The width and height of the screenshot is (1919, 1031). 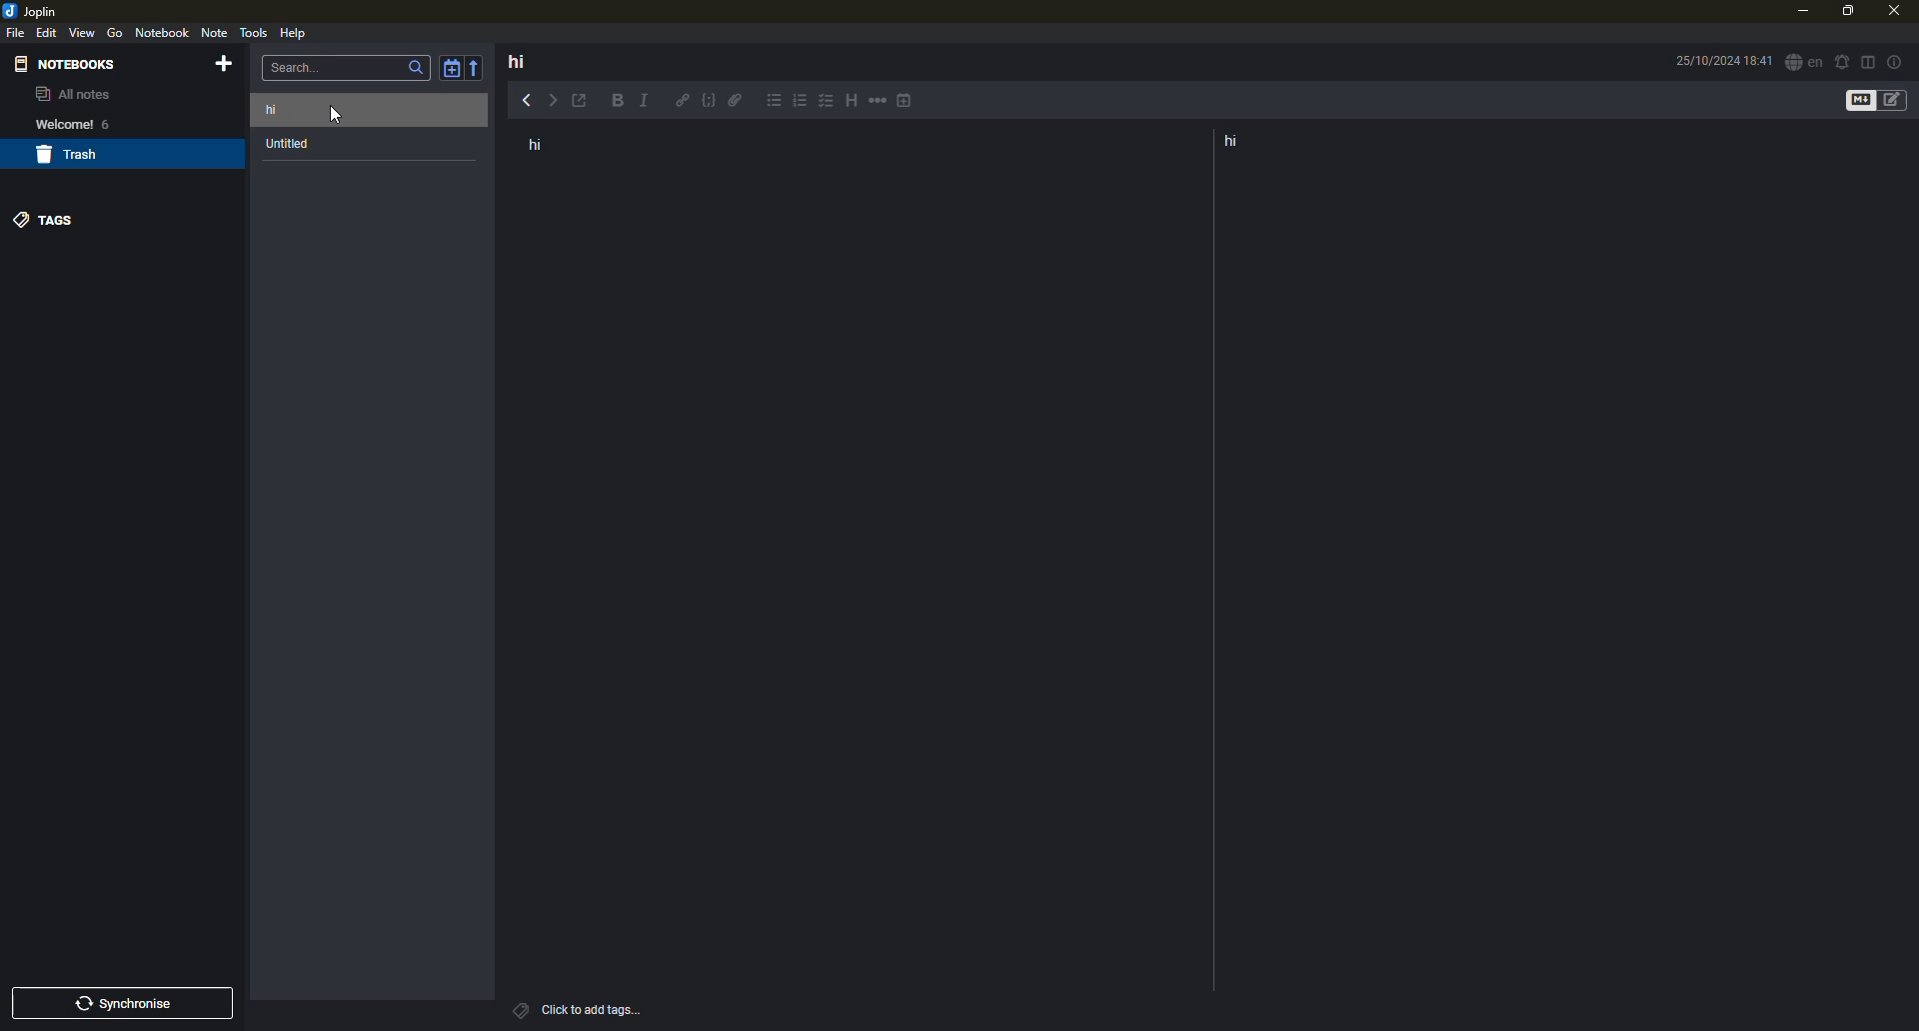 What do you see at coordinates (775, 103) in the screenshot?
I see `bulleted list` at bounding box center [775, 103].